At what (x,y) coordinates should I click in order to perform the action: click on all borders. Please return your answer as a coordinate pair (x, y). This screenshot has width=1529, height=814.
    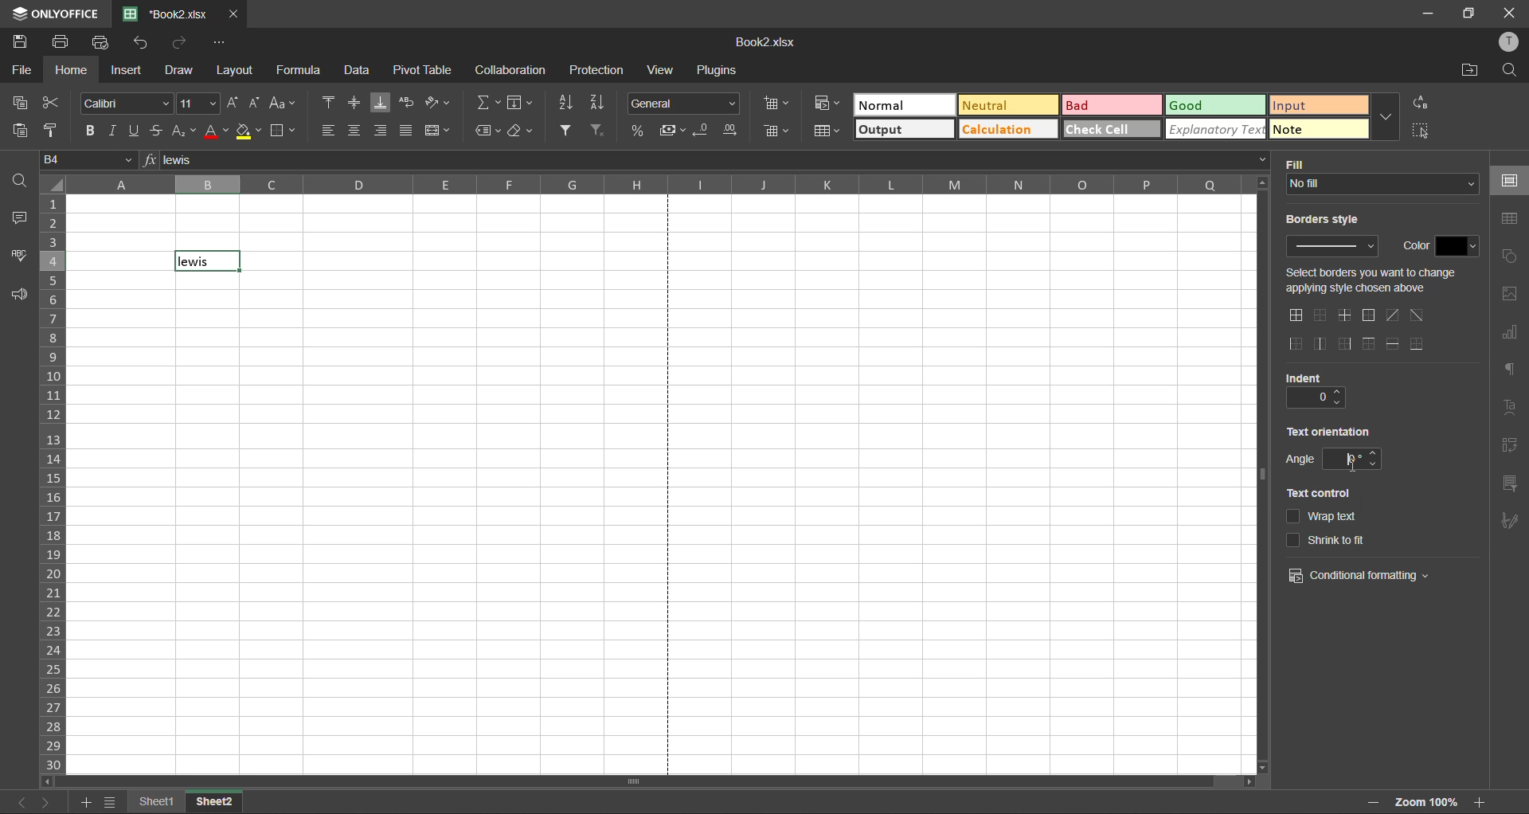
    Looking at the image, I should click on (1294, 315).